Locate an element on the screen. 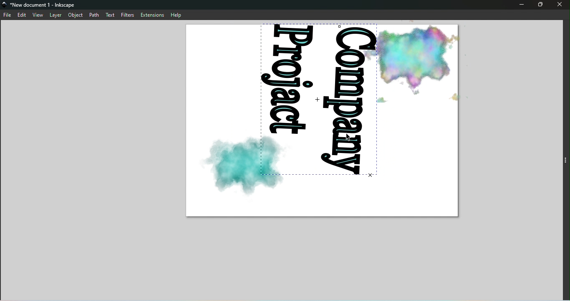  cursor is located at coordinates (351, 138).